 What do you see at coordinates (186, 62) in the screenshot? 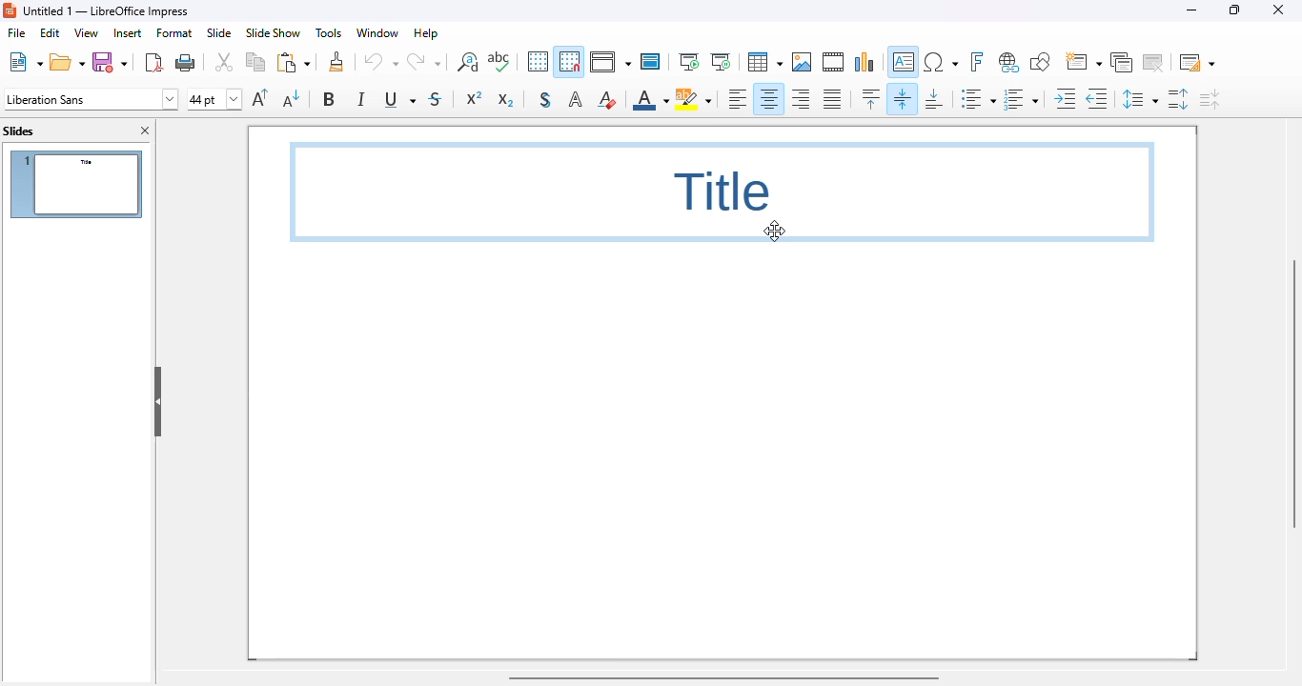
I see `print` at bounding box center [186, 62].